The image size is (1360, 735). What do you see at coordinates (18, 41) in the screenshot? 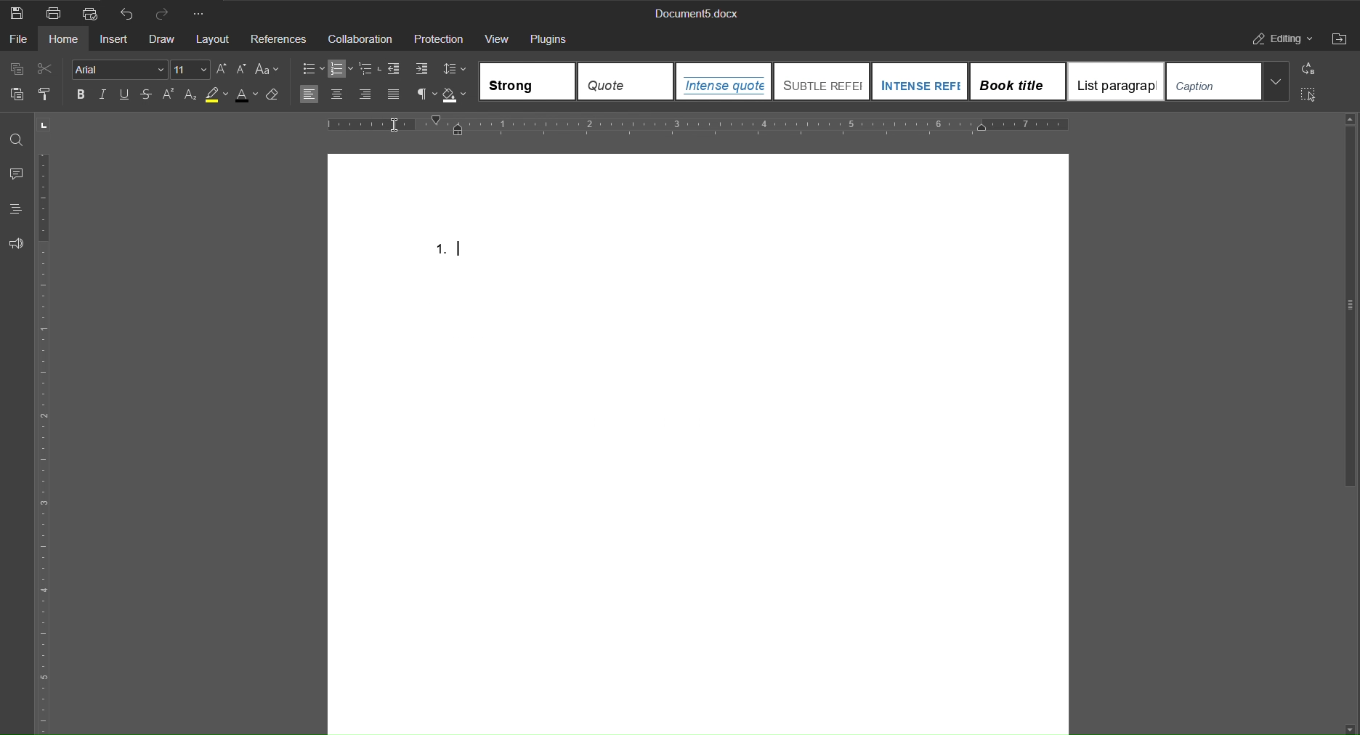
I see `File ` at bounding box center [18, 41].